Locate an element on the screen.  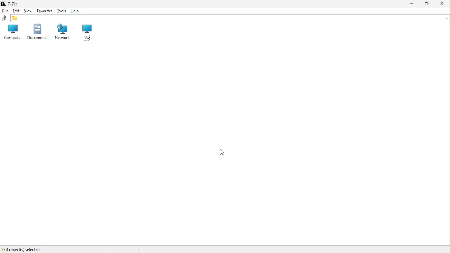
Mouse is located at coordinates (220, 153).